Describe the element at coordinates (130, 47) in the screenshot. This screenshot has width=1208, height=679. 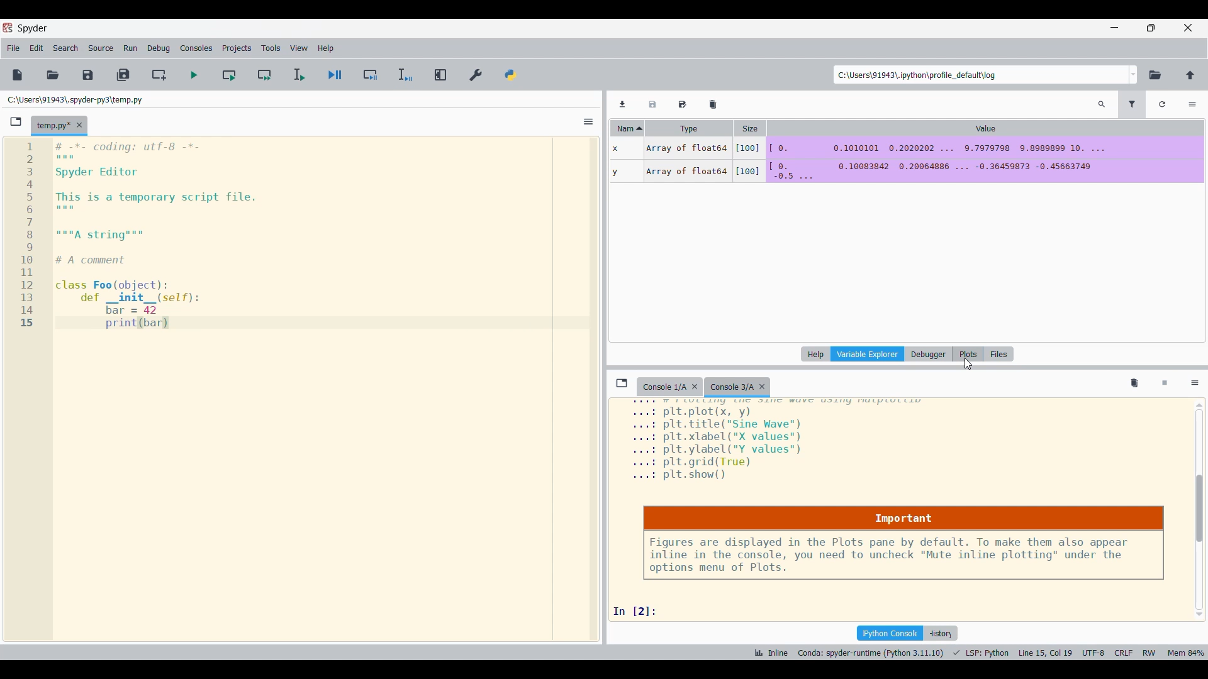
I see `Run menu` at that location.